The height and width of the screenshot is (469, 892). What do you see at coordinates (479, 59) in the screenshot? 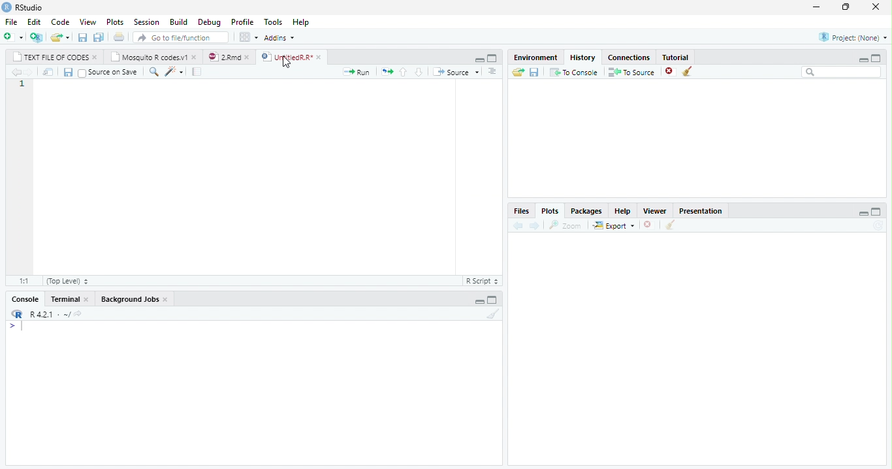
I see `minimize` at bounding box center [479, 59].